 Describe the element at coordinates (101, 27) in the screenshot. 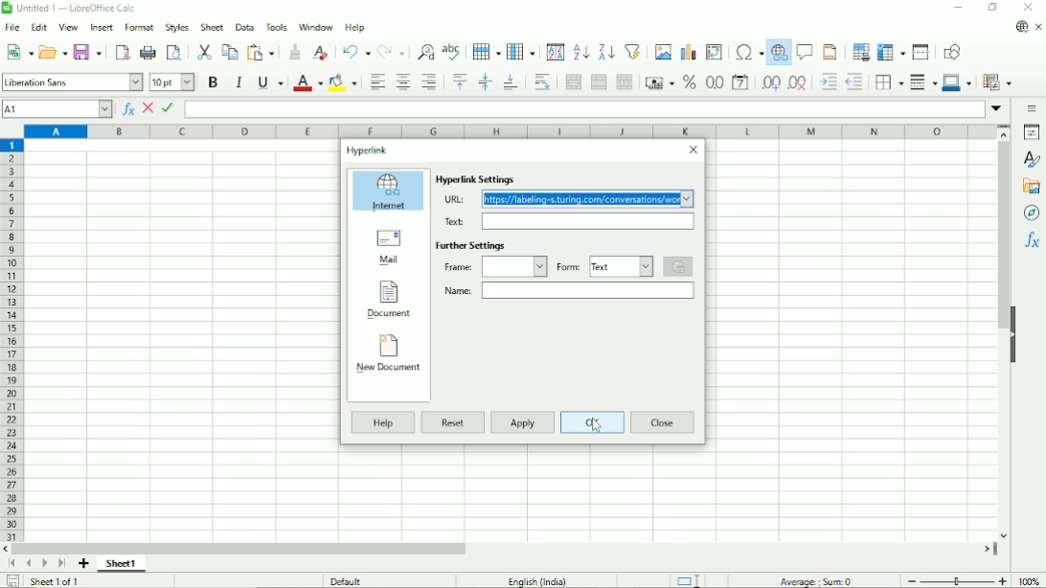

I see `Insert` at that location.